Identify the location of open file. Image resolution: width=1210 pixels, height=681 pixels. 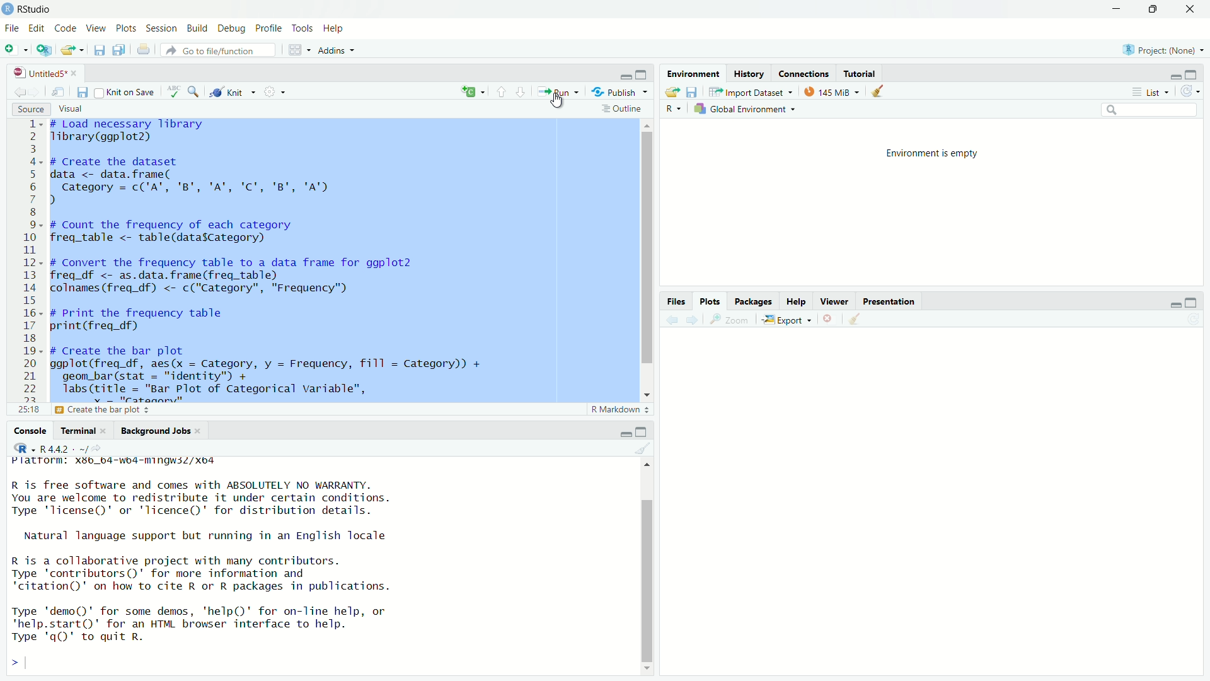
(72, 50).